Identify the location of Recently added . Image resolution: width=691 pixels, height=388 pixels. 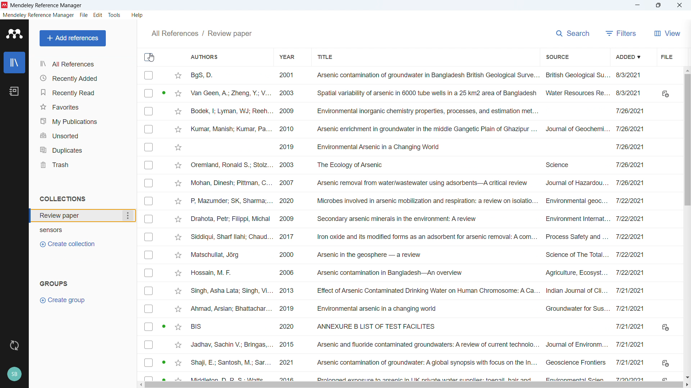
(83, 78).